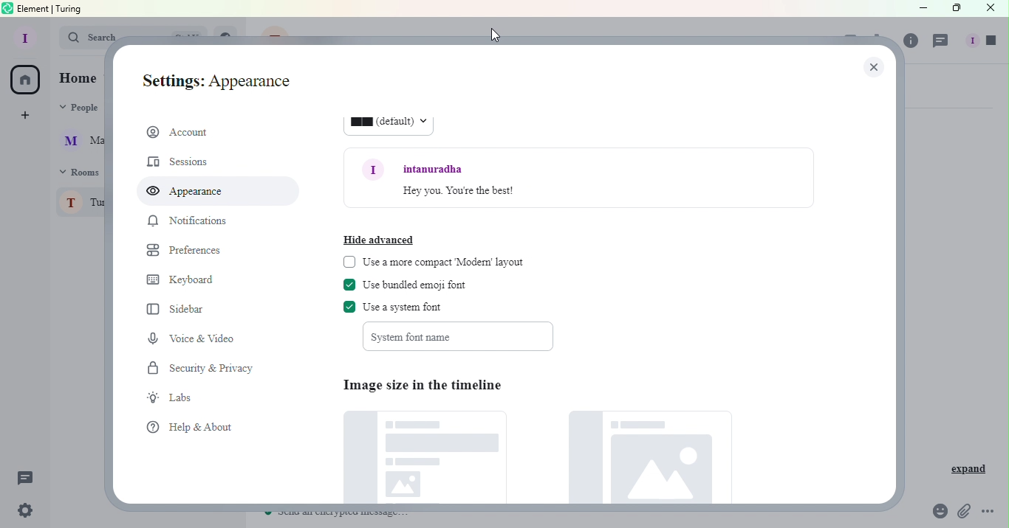  What do you see at coordinates (27, 81) in the screenshot?
I see `Home` at bounding box center [27, 81].